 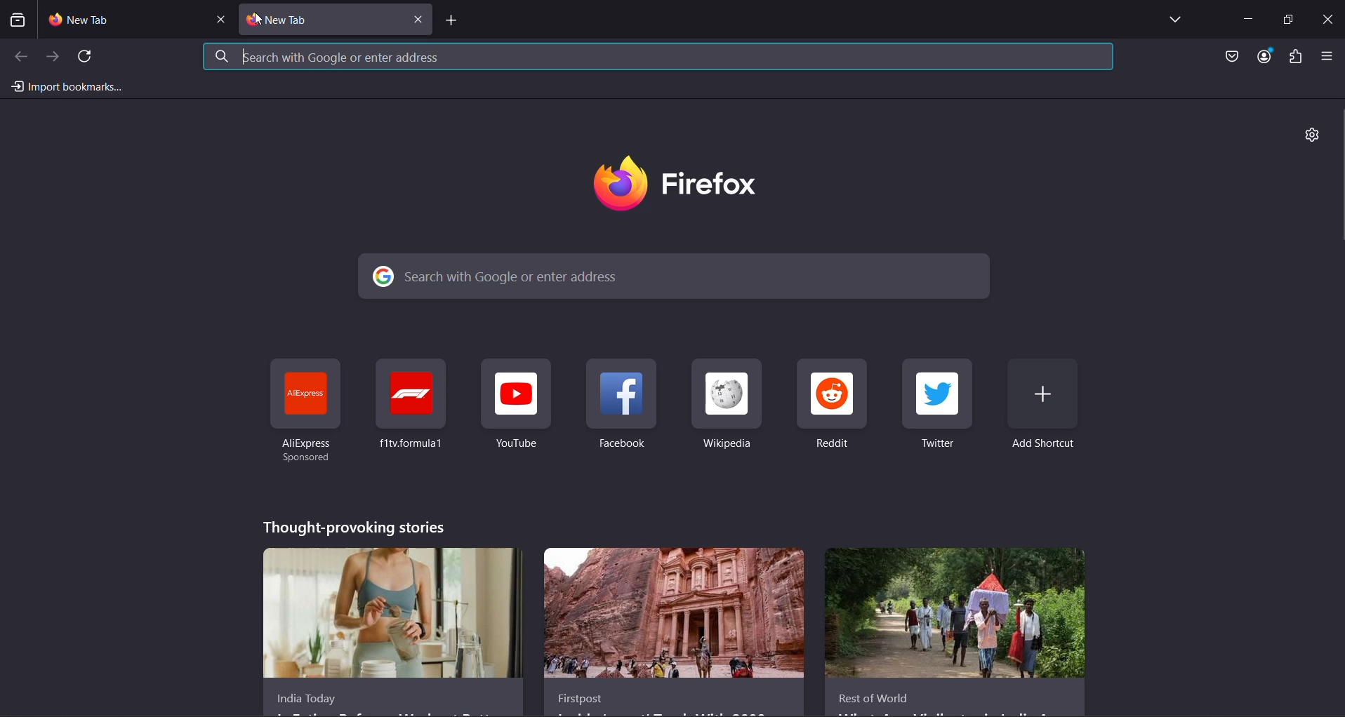 I want to click on account, so click(x=1264, y=58).